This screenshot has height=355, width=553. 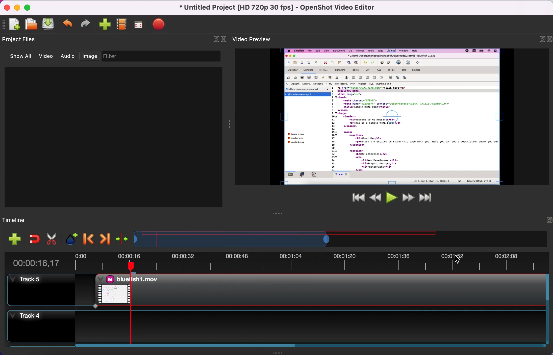 What do you see at coordinates (21, 57) in the screenshot?
I see `show all` at bounding box center [21, 57].